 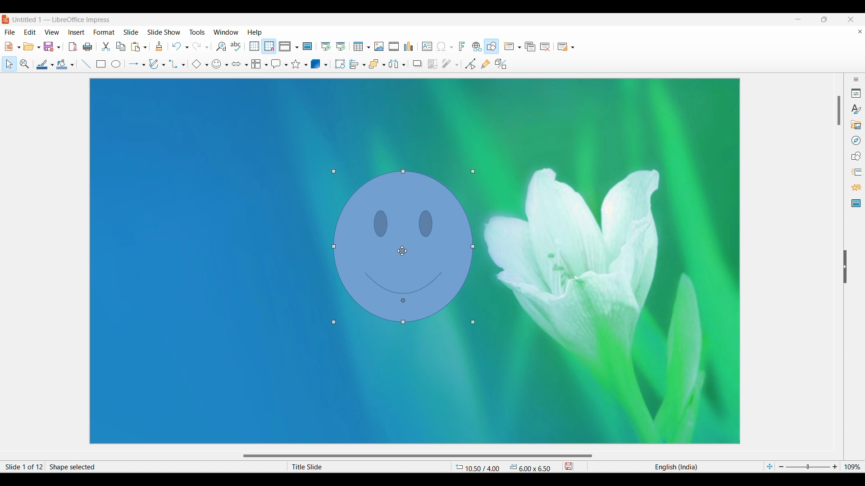 What do you see at coordinates (39, 47) in the screenshot?
I see `Open options` at bounding box center [39, 47].